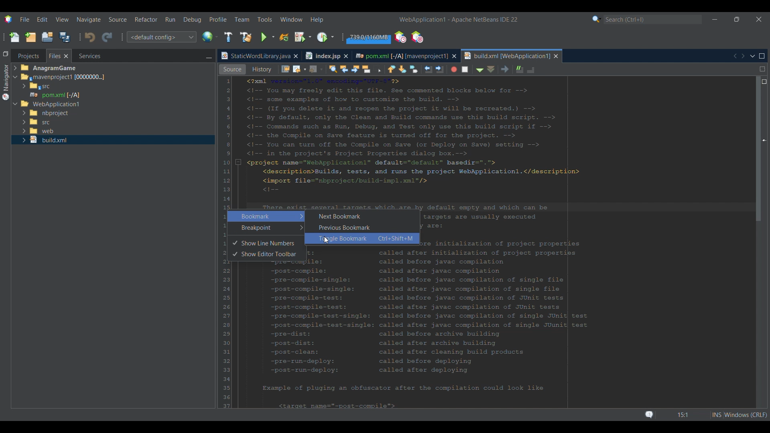 The image size is (770, 433). Describe the element at coordinates (266, 69) in the screenshot. I see `Graph view` at that location.